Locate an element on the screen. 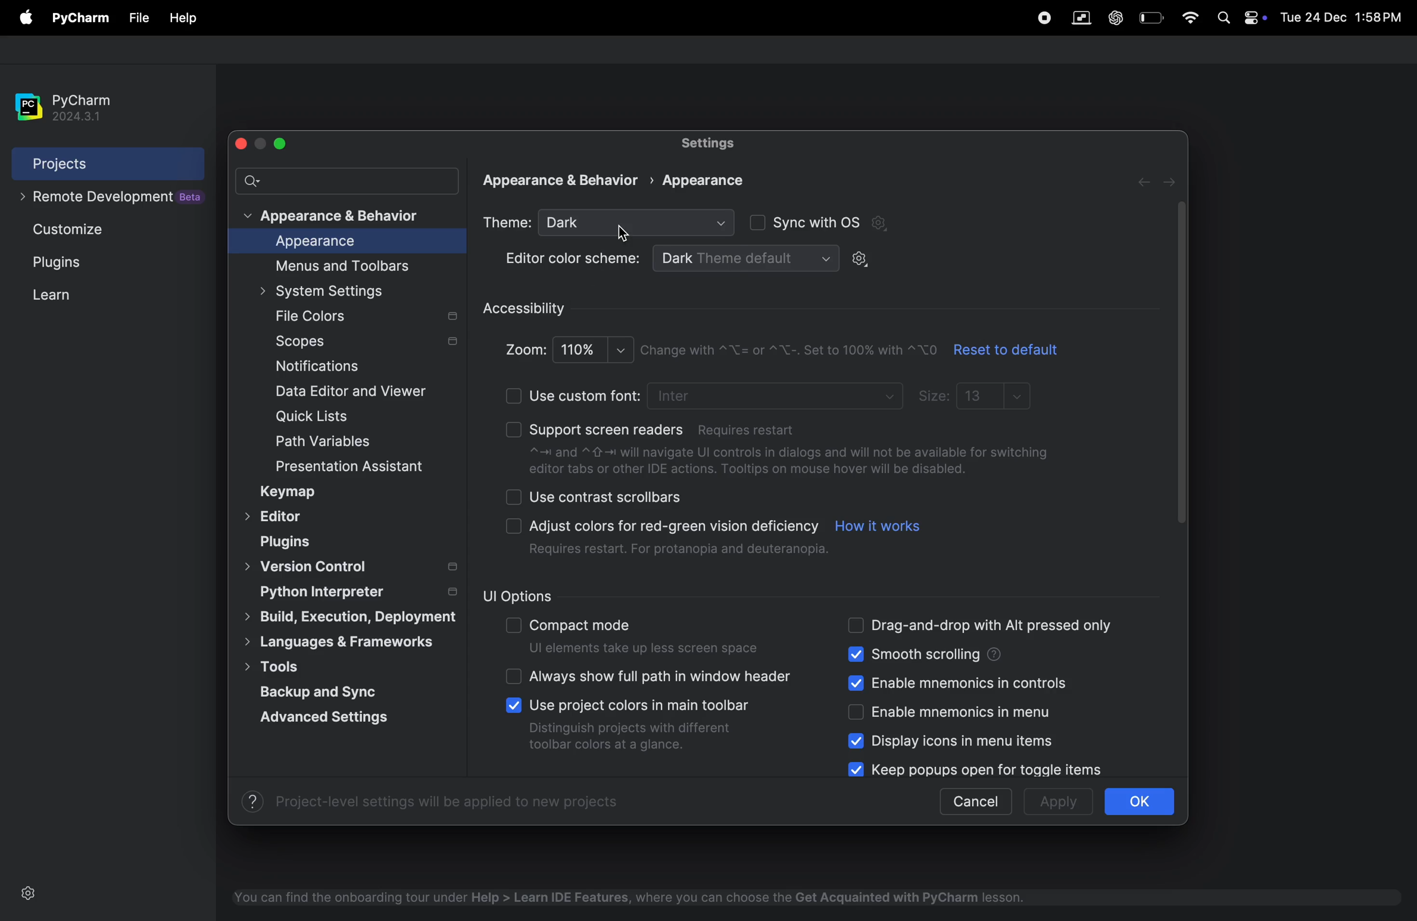 The image size is (1417, 921). apply is located at coordinates (1055, 804).